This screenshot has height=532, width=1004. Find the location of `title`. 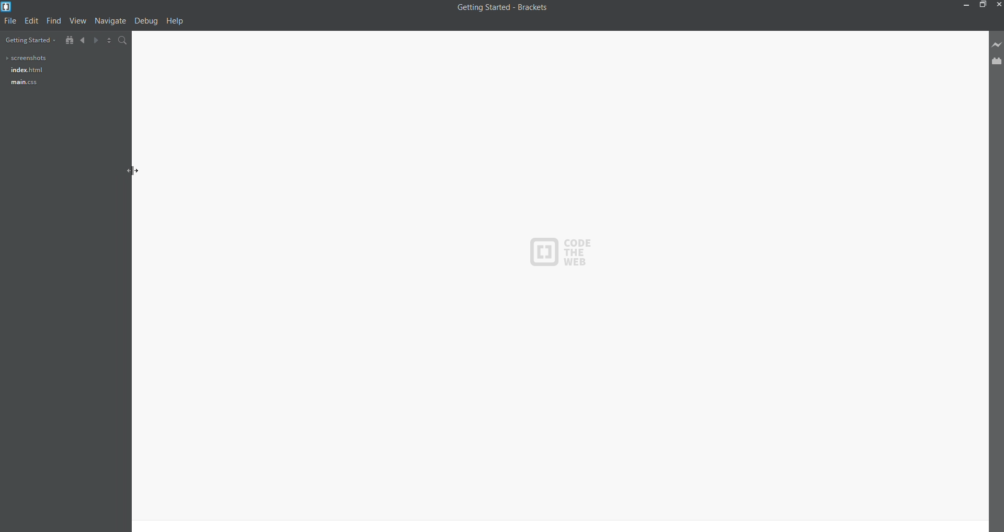

title is located at coordinates (501, 10).